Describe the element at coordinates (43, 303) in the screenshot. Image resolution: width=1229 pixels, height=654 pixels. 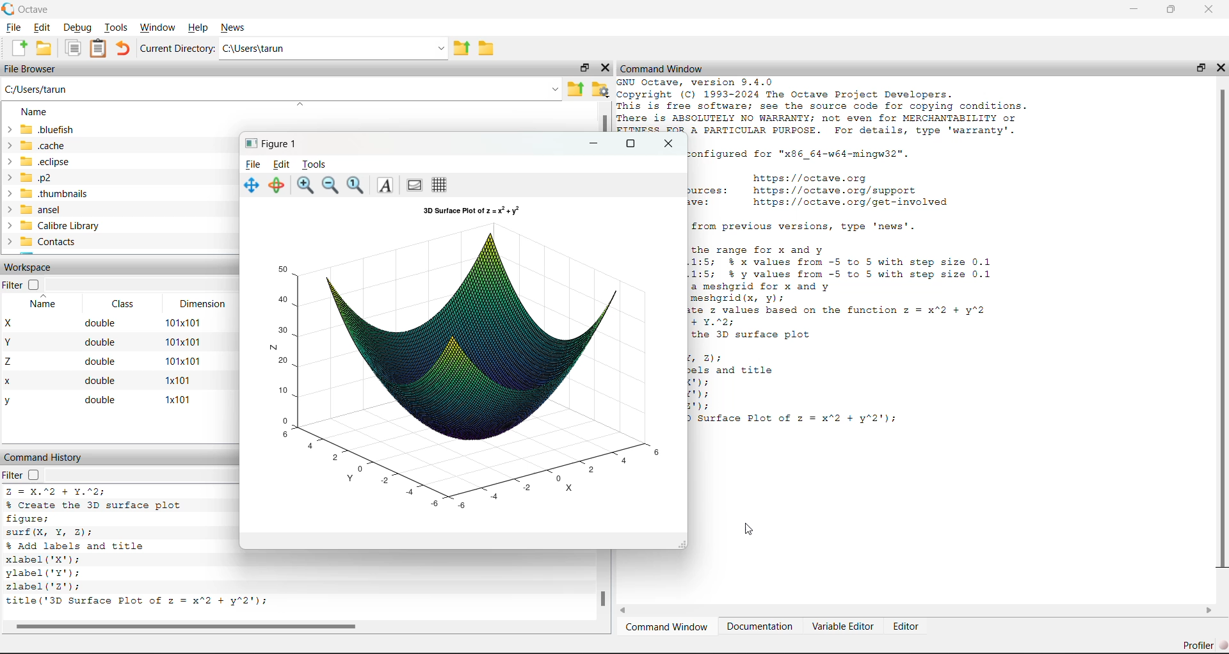
I see `Name` at that location.